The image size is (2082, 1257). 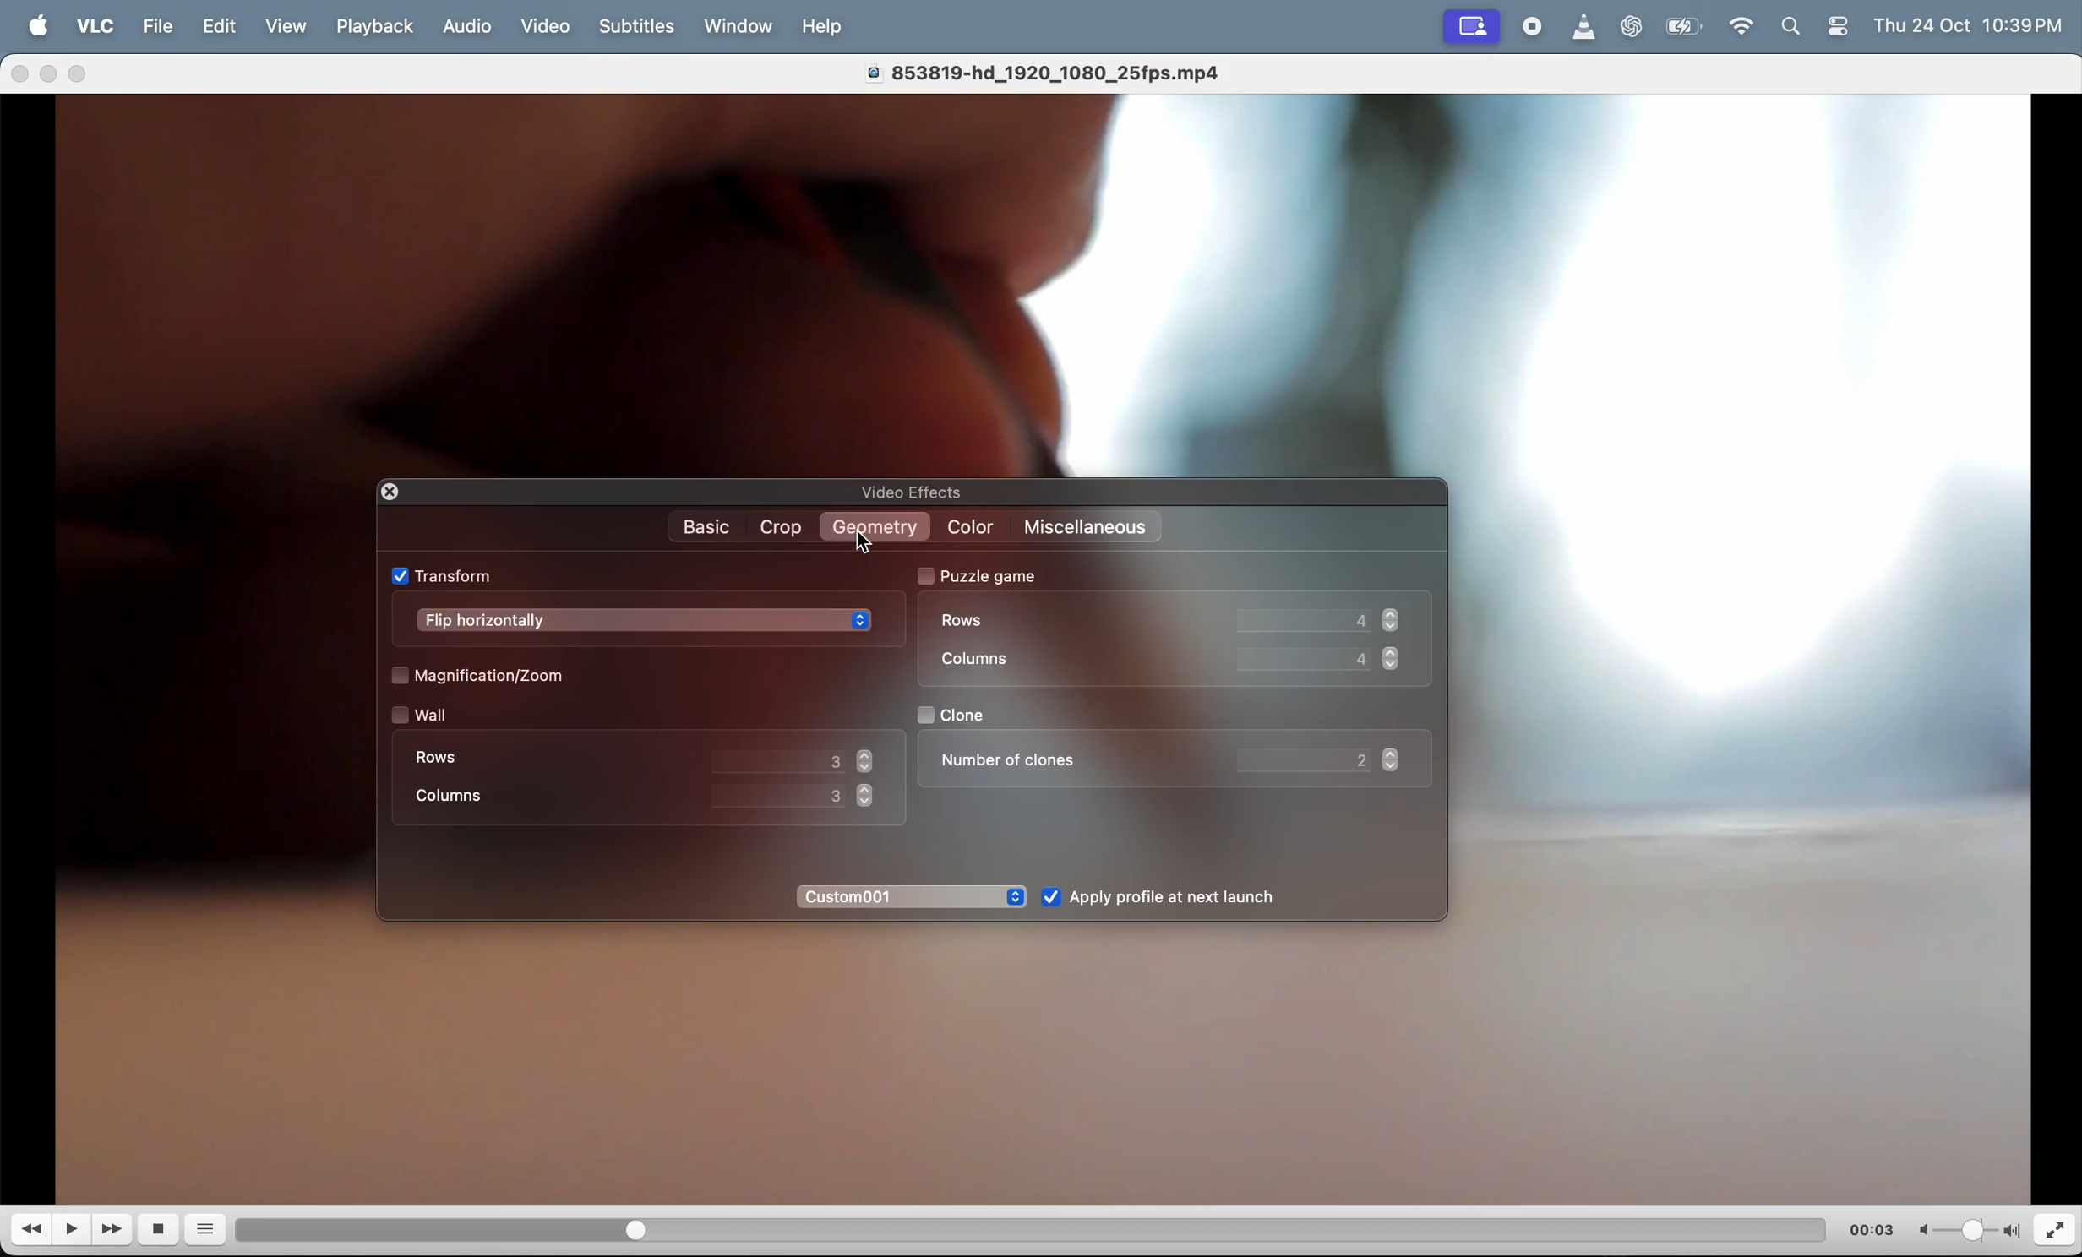 What do you see at coordinates (2055, 1228) in the screenshot?
I see `` at bounding box center [2055, 1228].